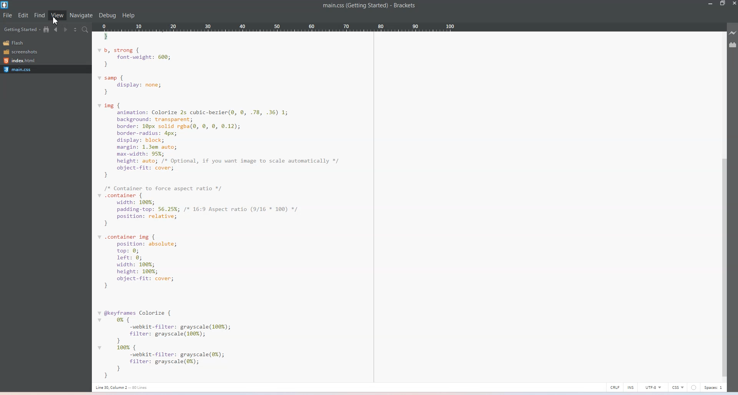 This screenshot has height=395, width=738. What do you see at coordinates (352, 6) in the screenshot?
I see `main.css ` at bounding box center [352, 6].